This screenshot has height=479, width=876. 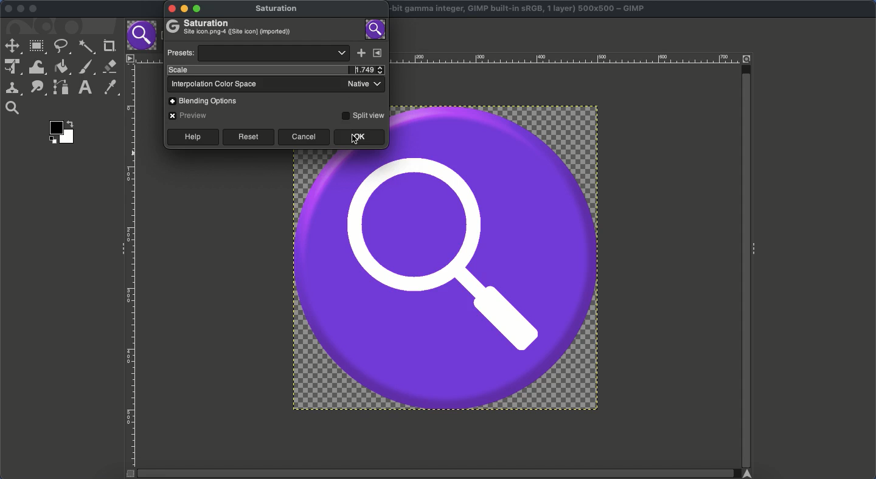 I want to click on Scale, so click(x=252, y=69).